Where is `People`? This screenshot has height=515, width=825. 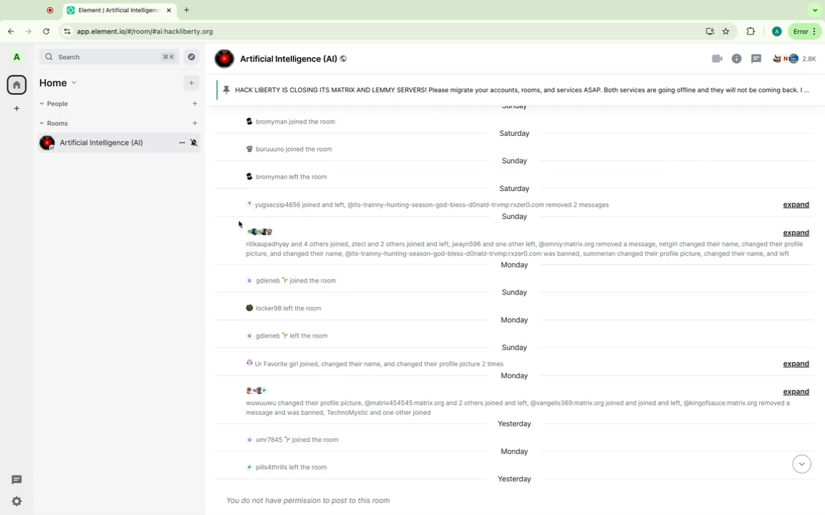
People is located at coordinates (59, 104).